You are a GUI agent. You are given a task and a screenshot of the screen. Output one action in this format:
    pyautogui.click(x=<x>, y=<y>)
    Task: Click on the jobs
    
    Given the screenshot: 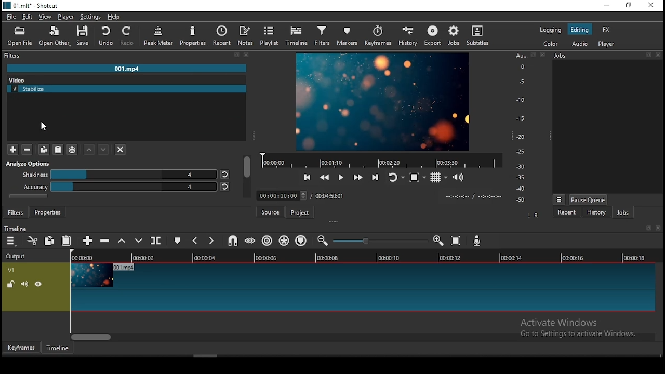 What is the action you would take?
    pyautogui.click(x=621, y=212)
    